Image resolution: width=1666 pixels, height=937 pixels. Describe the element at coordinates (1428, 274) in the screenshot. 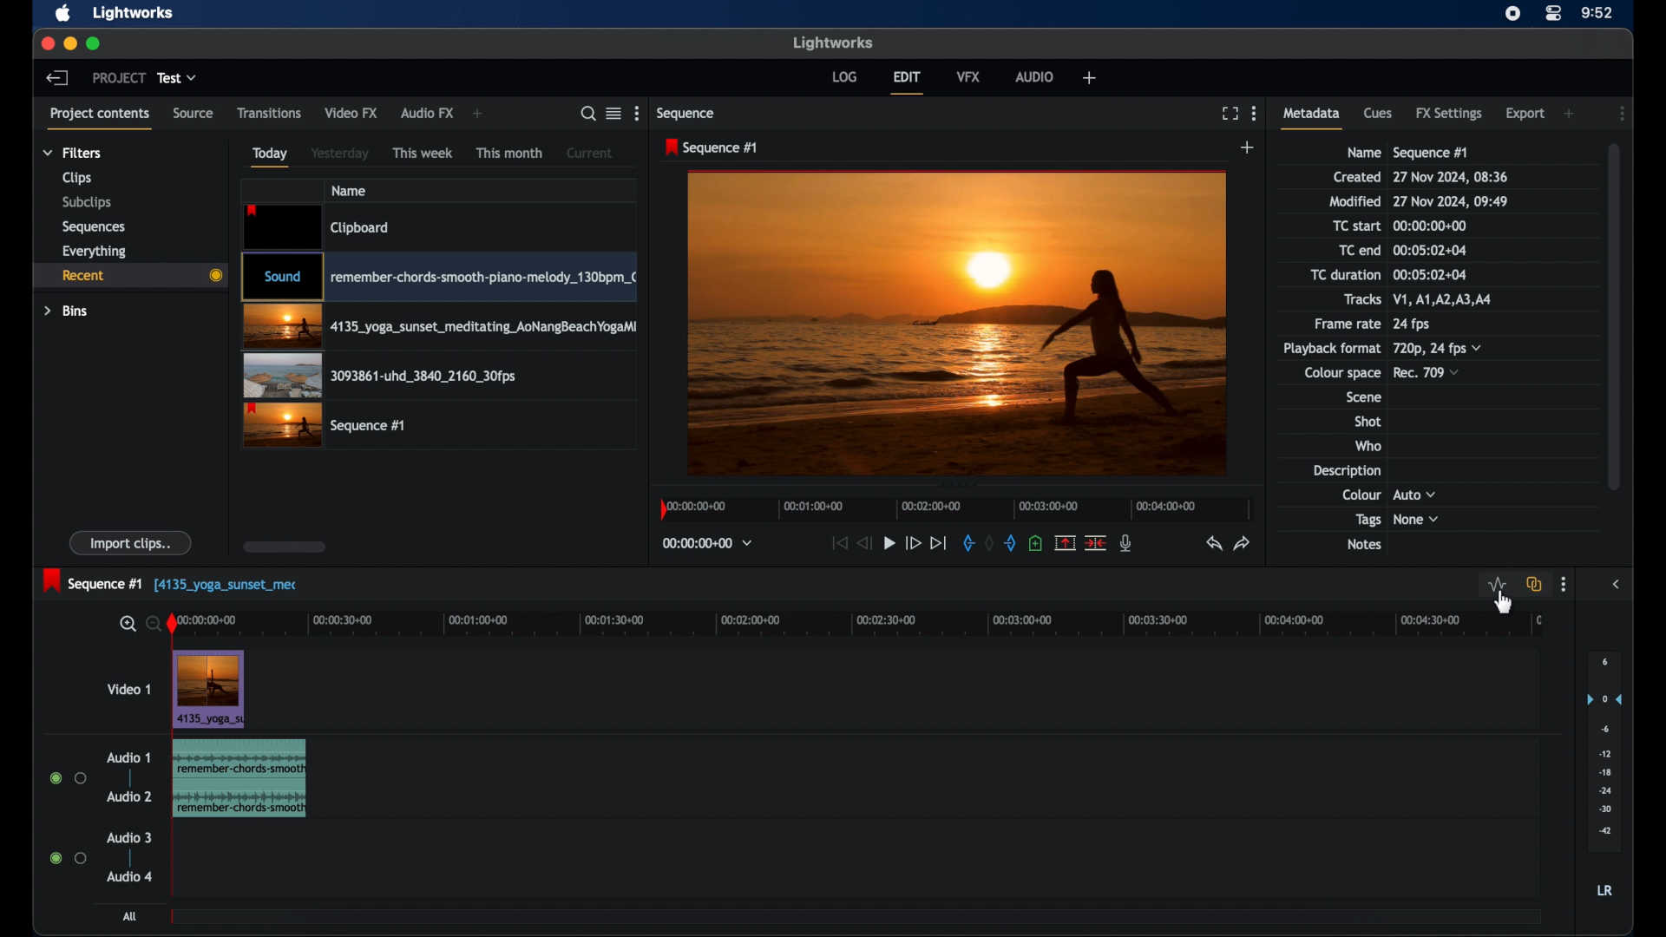

I see `tc duration` at that location.